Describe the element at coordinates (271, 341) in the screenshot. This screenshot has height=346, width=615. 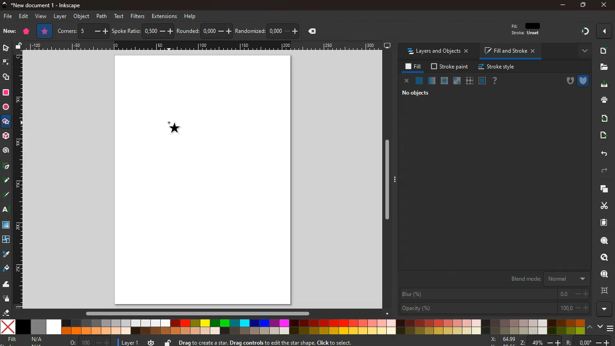
I see `Drag to create a star. Drag controls to edit the star shape. Click to select.` at that location.